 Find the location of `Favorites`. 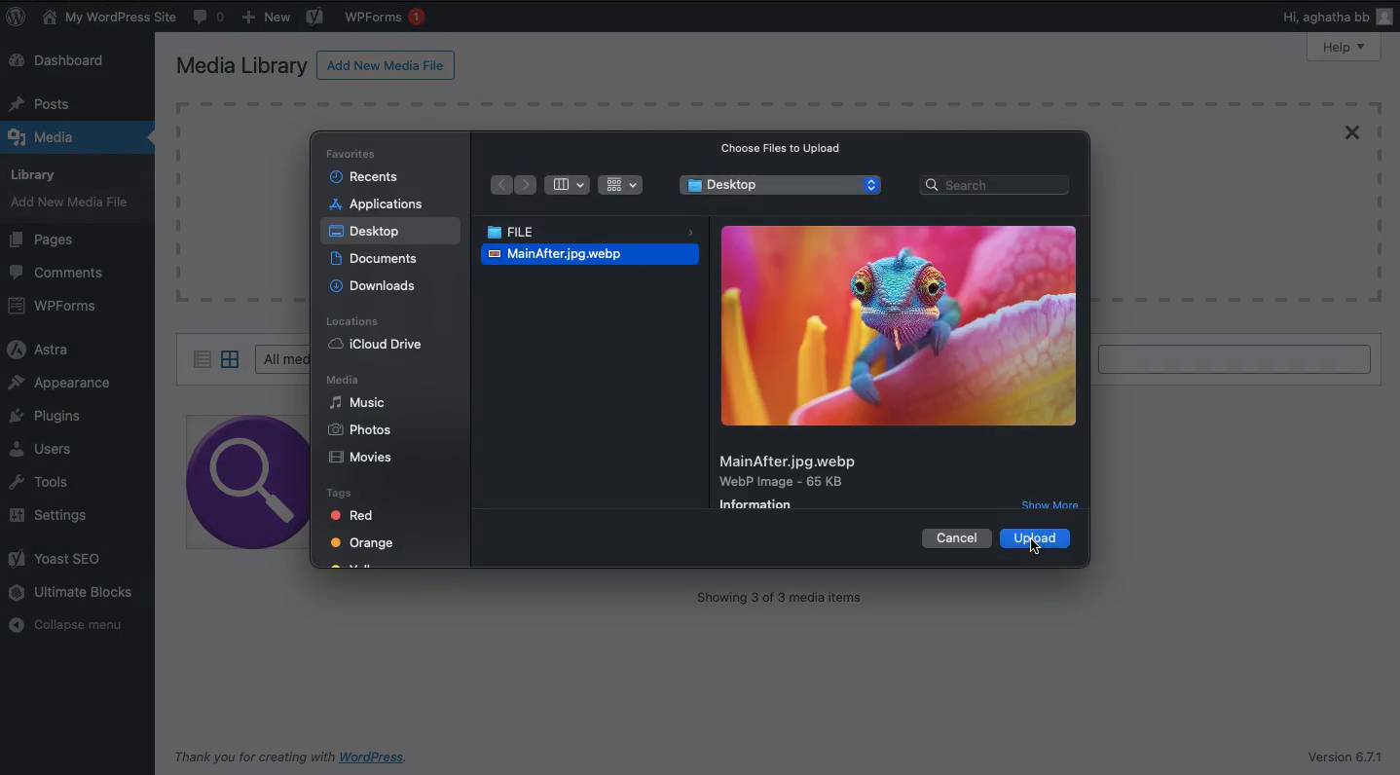

Favorites is located at coordinates (350, 156).